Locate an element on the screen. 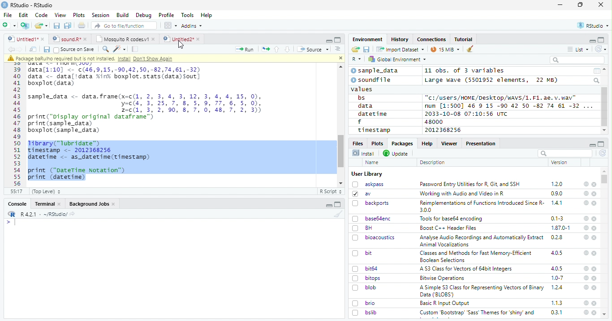 Image resolution: width=612 pixels, height=321 pixels. close is located at coordinates (594, 219).